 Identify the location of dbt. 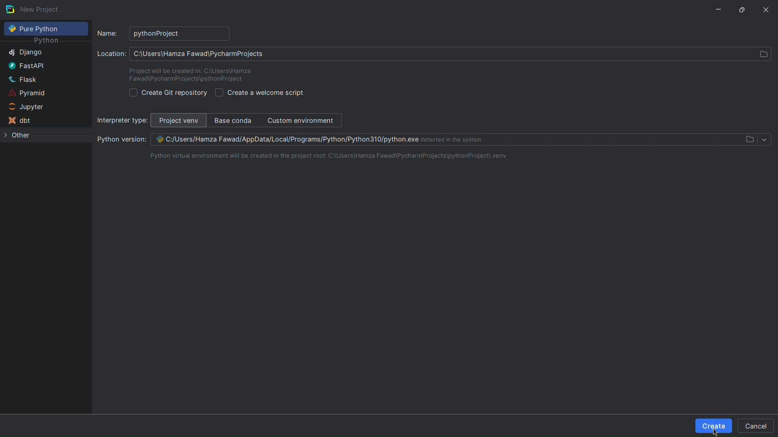
(19, 121).